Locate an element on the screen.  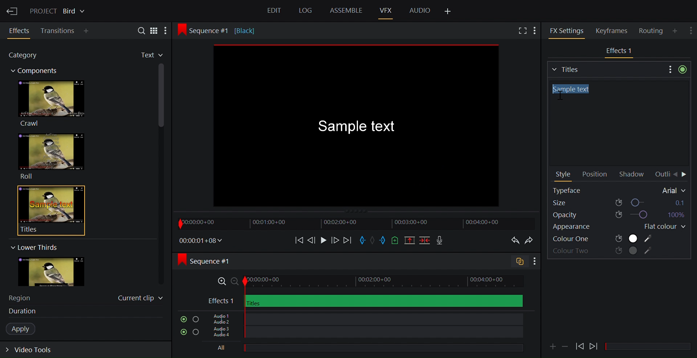
 is located at coordinates (25, 311).